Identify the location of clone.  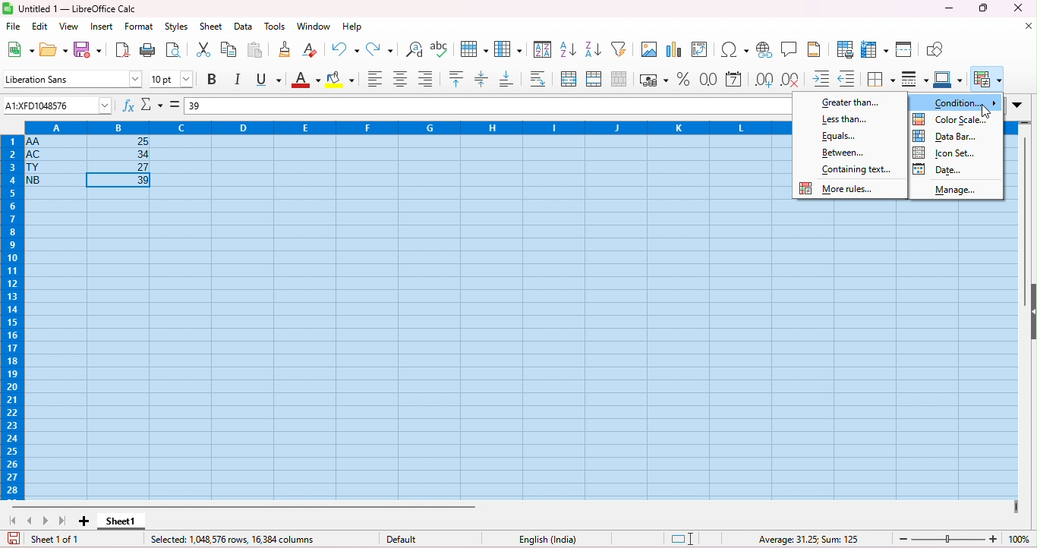
(286, 49).